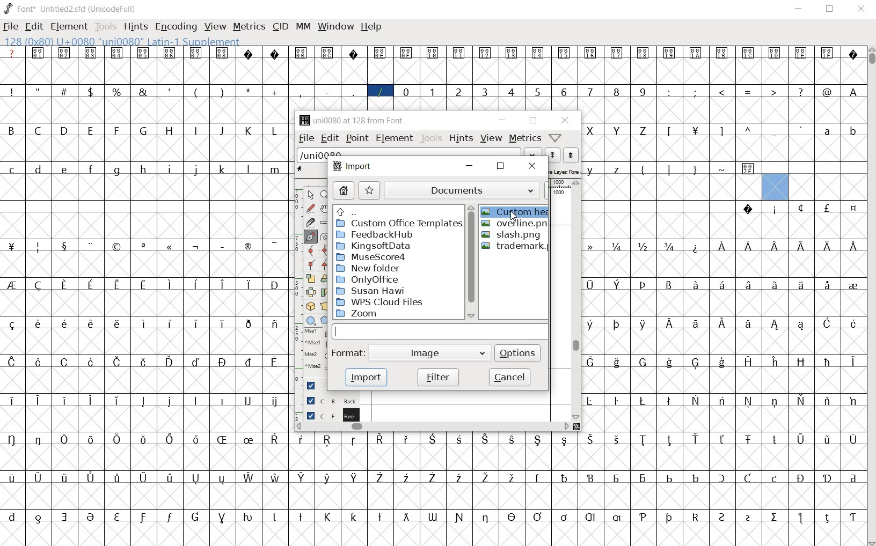 The width and height of the screenshot is (876, 546). Describe the element at coordinates (432, 517) in the screenshot. I see `glyph` at that location.